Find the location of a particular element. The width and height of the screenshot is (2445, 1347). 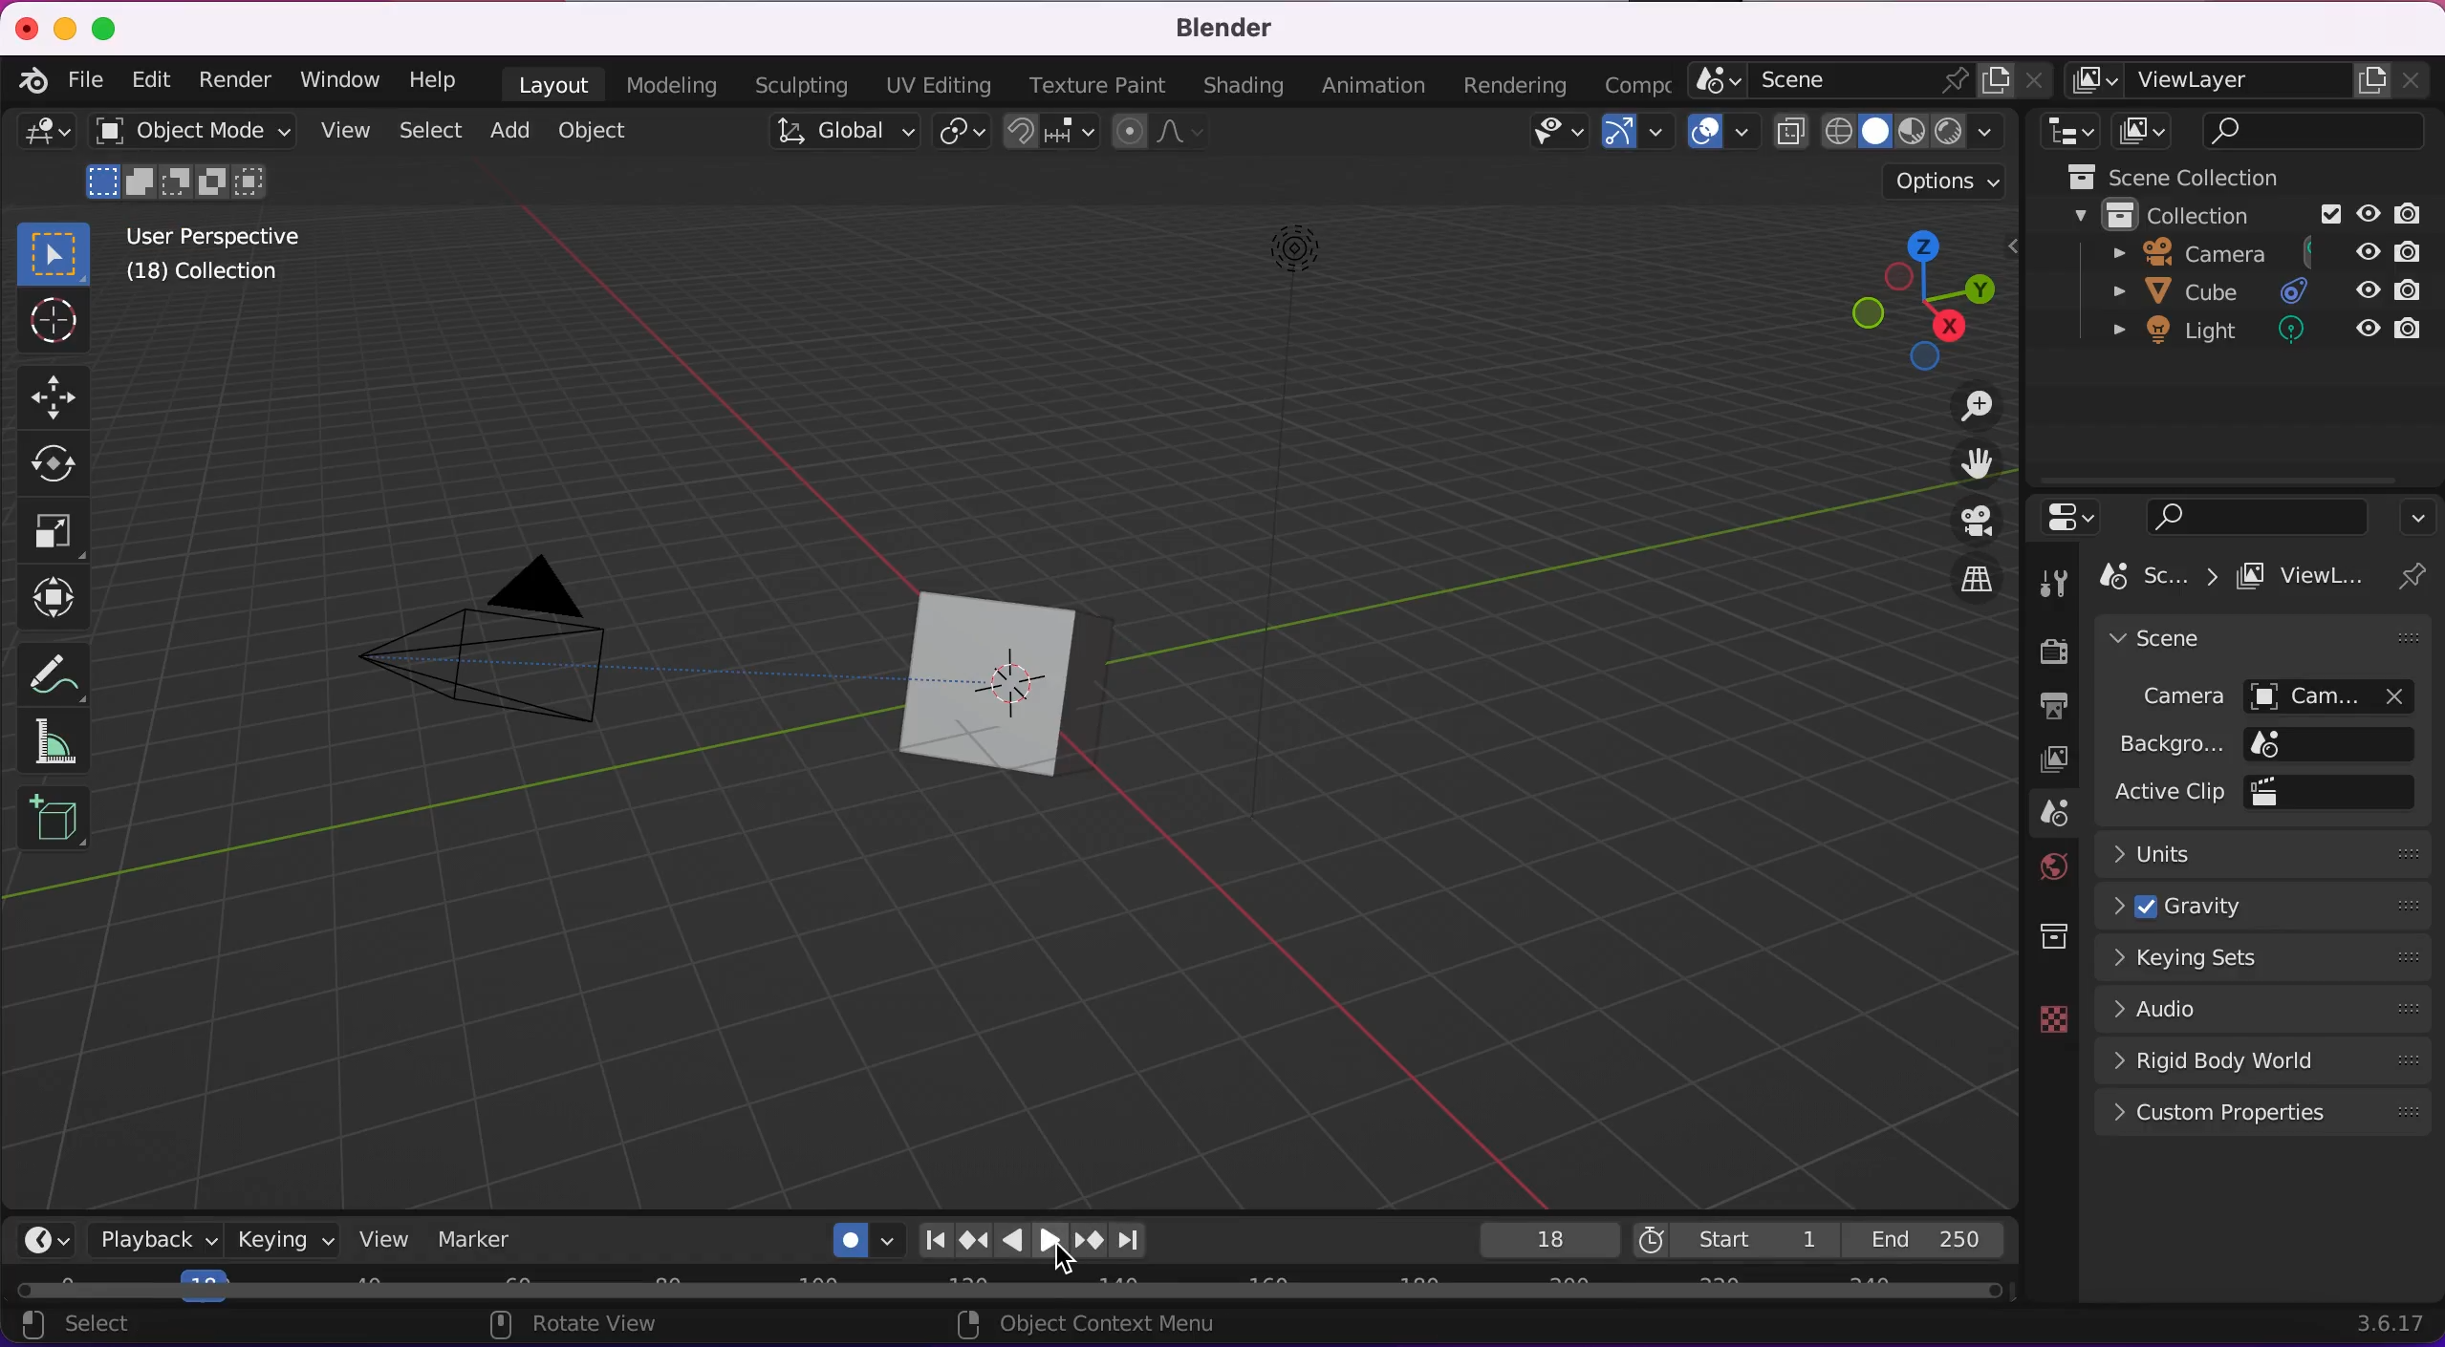

rotate view is located at coordinates (576, 1326).